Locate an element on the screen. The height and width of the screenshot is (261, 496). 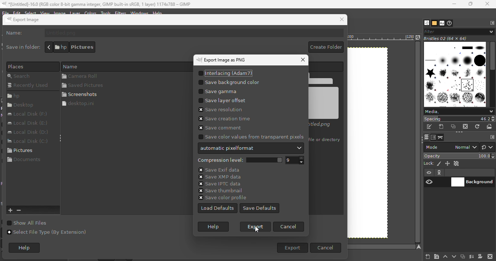
Fonts is located at coordinates (442, 23).